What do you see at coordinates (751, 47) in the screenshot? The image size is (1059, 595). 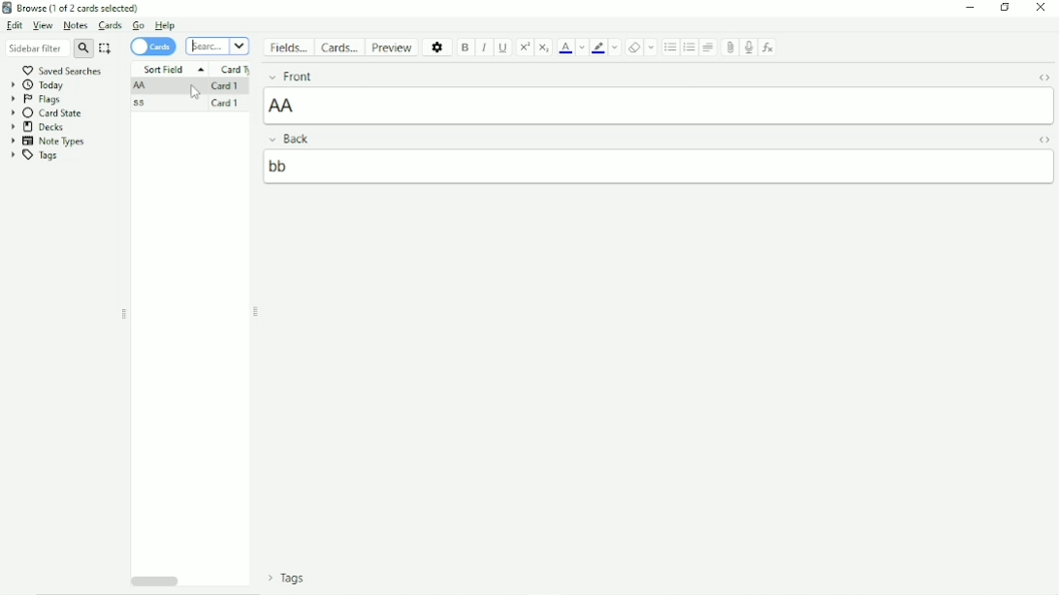 I see `Record audio` at bounding box center [751, 47].